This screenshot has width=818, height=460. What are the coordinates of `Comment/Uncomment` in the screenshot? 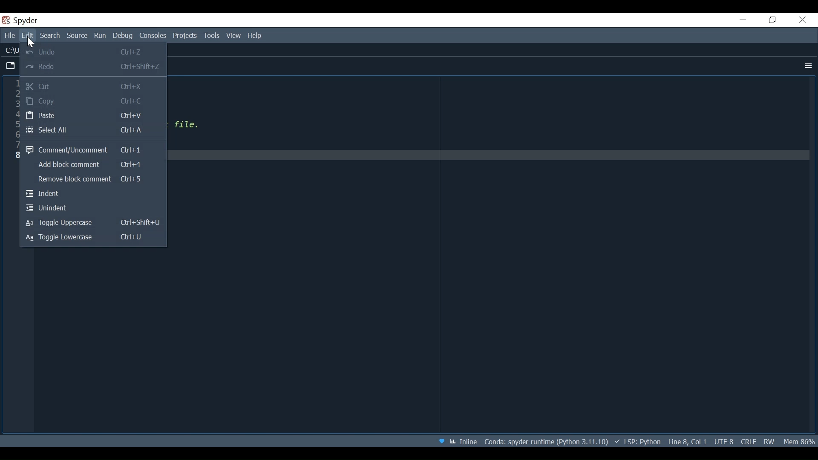 It's located at (66, 149).